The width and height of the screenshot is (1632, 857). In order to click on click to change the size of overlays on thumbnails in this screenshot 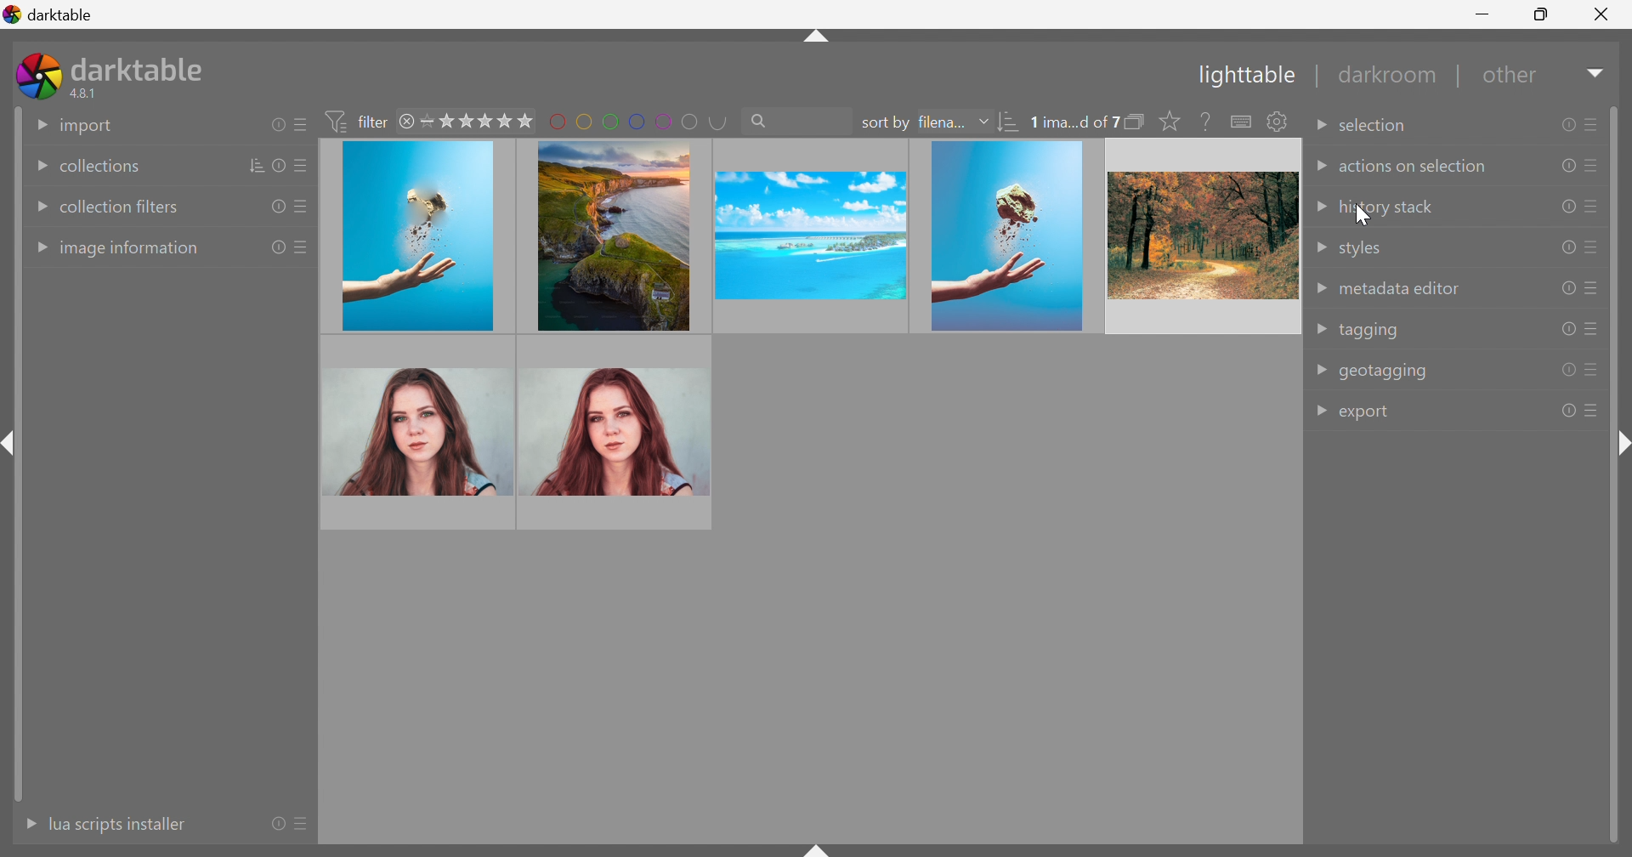, I will do `click(1166, 122)`.